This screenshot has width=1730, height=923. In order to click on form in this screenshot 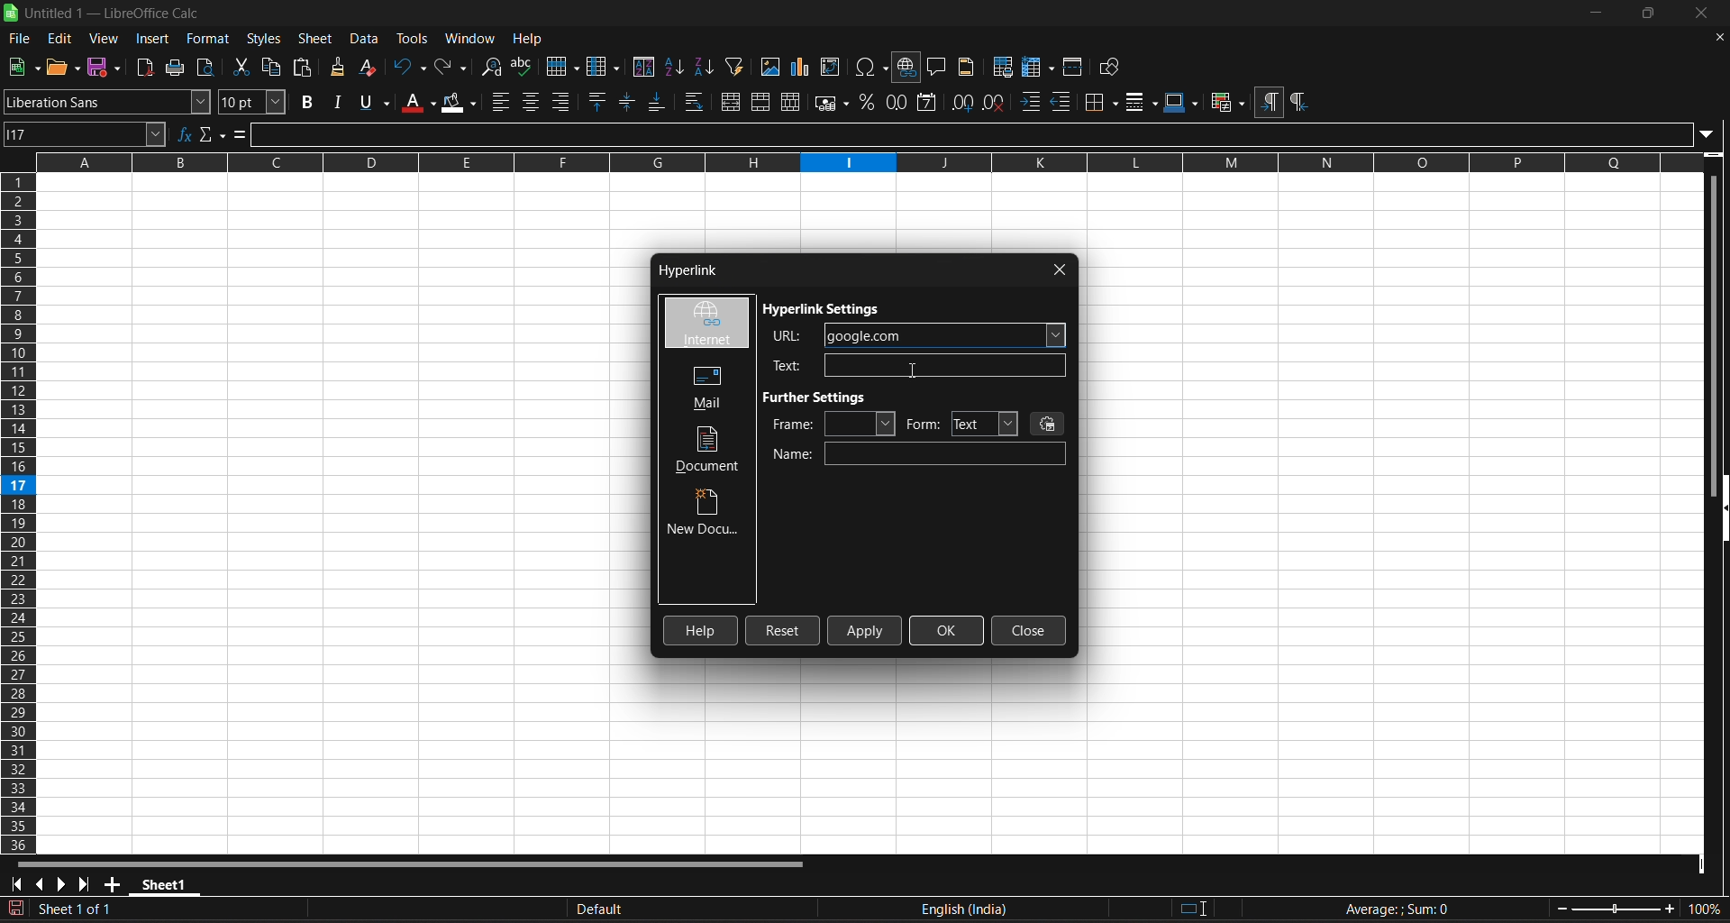, I will do `click(961, 424)`.